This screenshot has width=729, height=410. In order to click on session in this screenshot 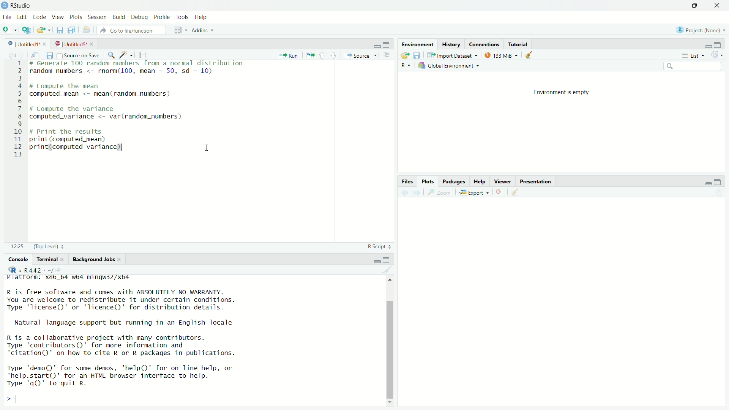, I will do `click(98, 17)`.